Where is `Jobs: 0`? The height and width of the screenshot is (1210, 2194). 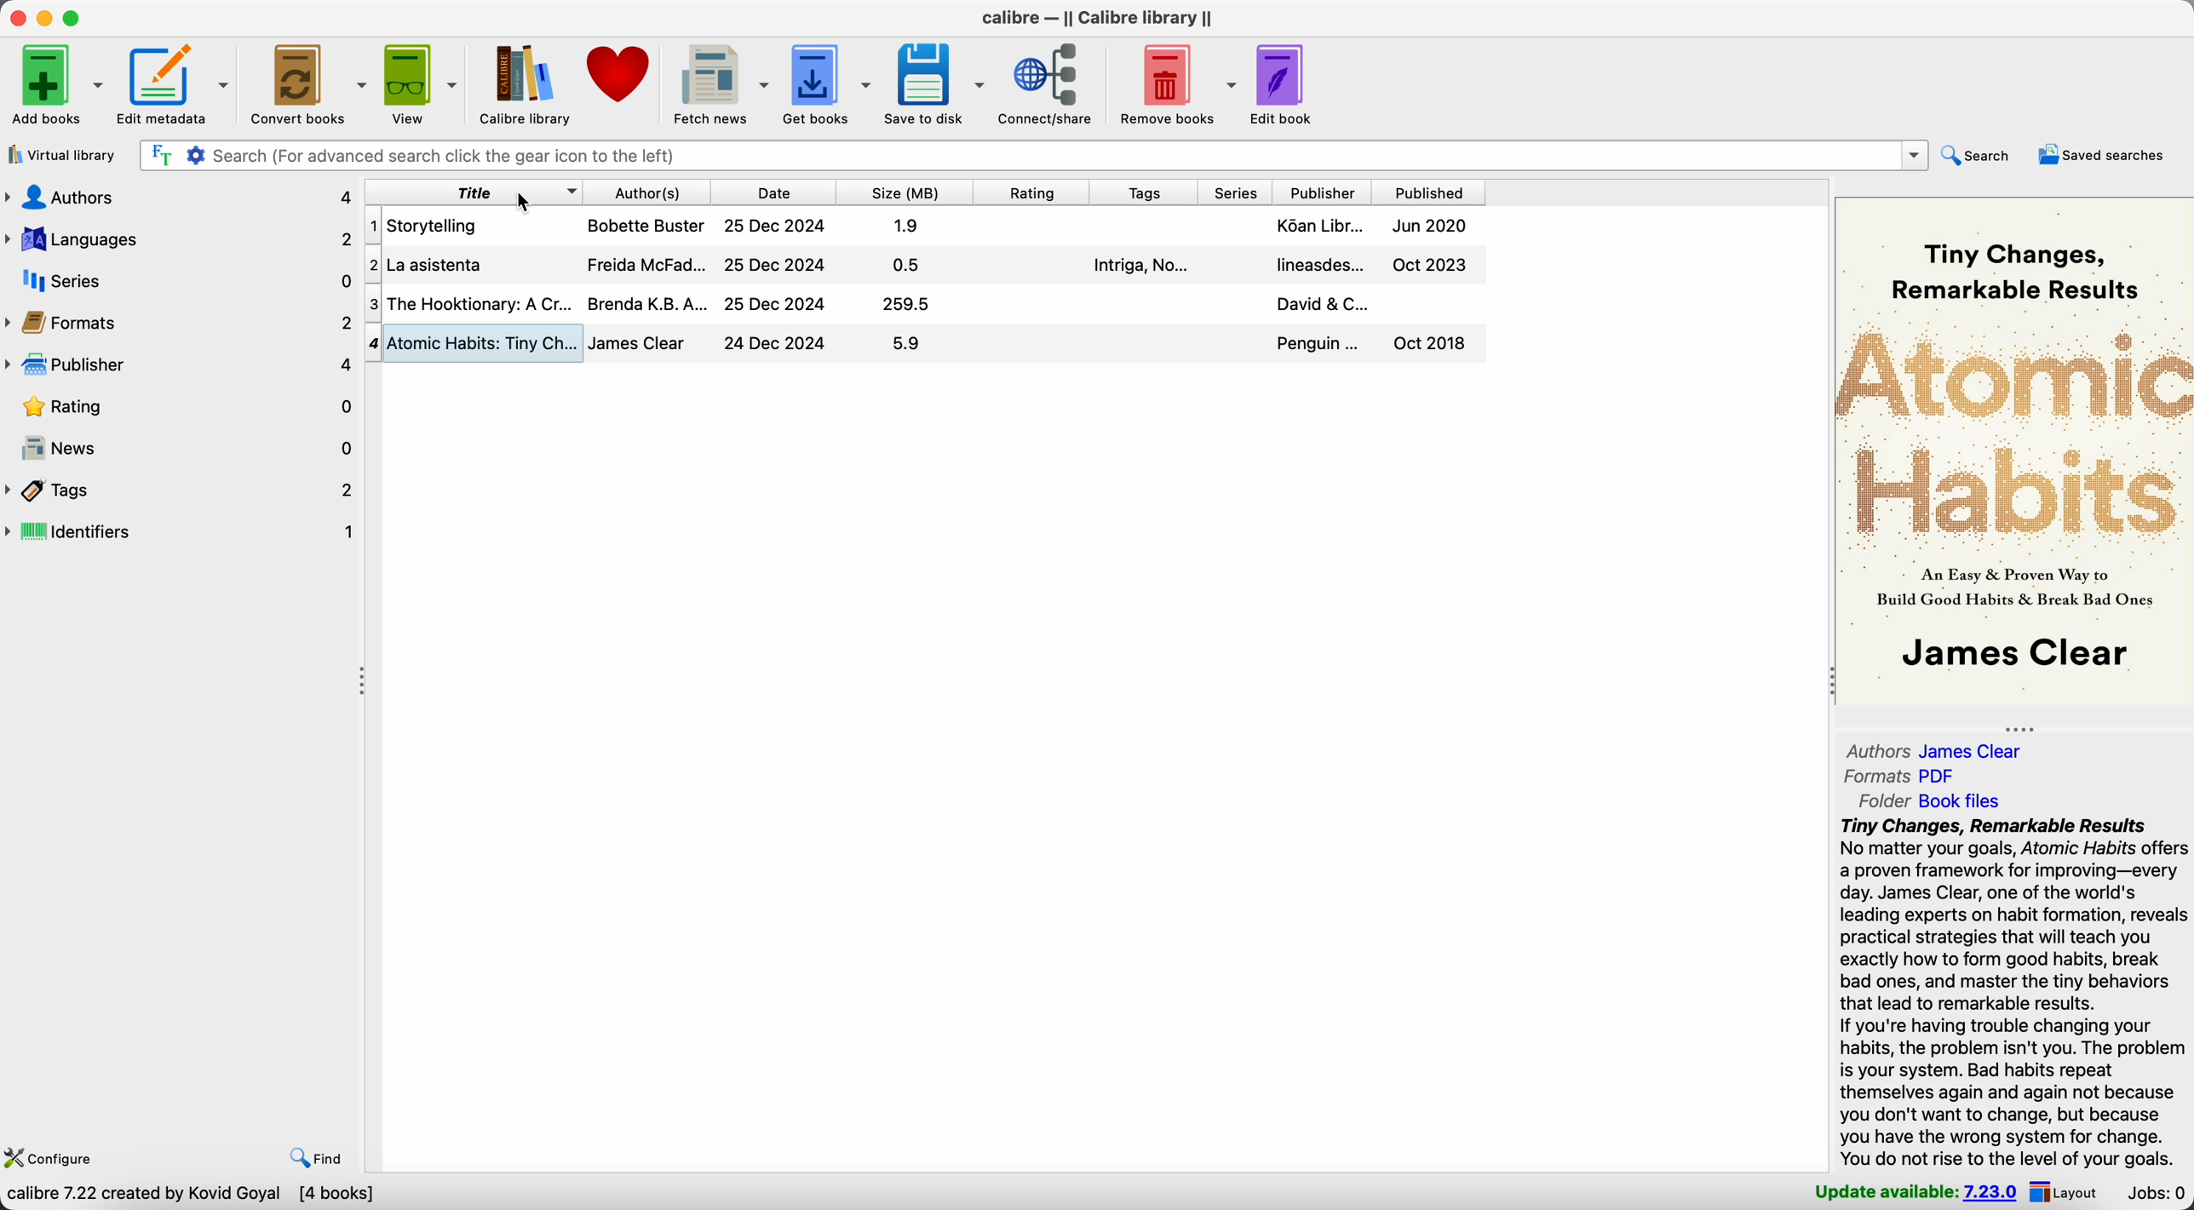 Jobs: 0 is located at coordinates (2156, 1193).